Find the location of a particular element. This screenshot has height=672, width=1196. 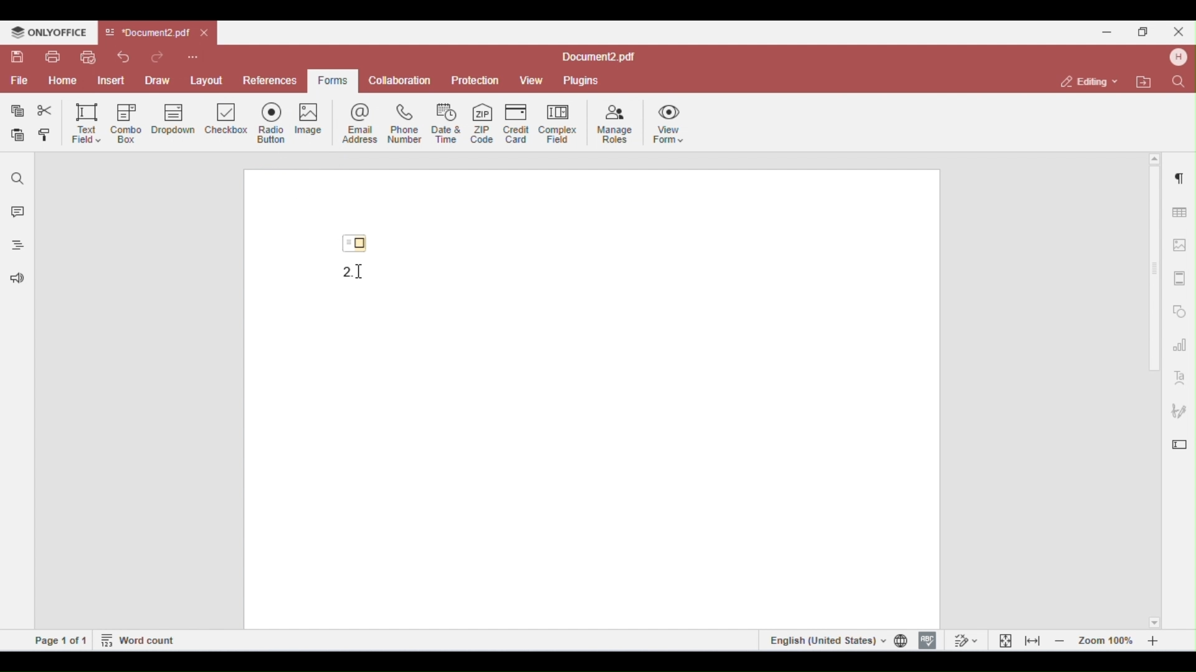

text field is located at coordinates (86, 123).